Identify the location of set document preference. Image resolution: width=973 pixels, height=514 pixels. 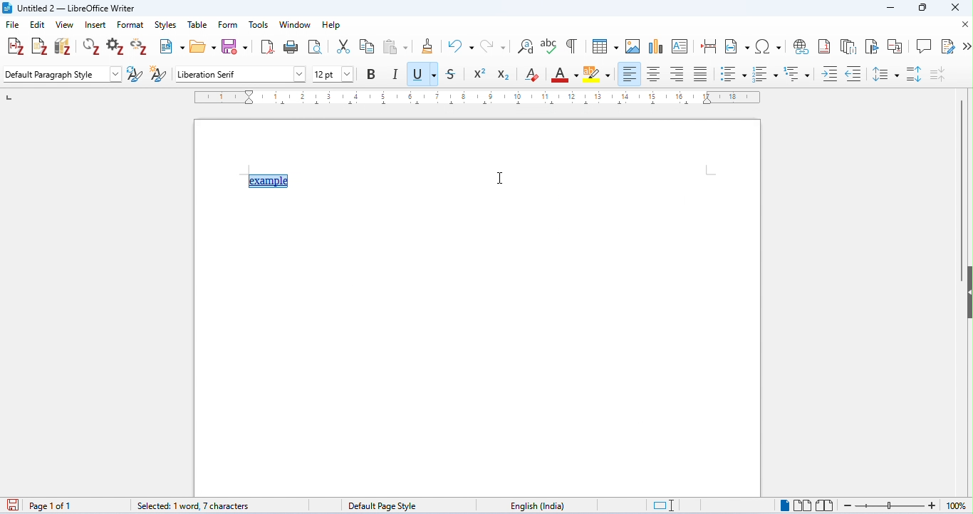
(117, 46).